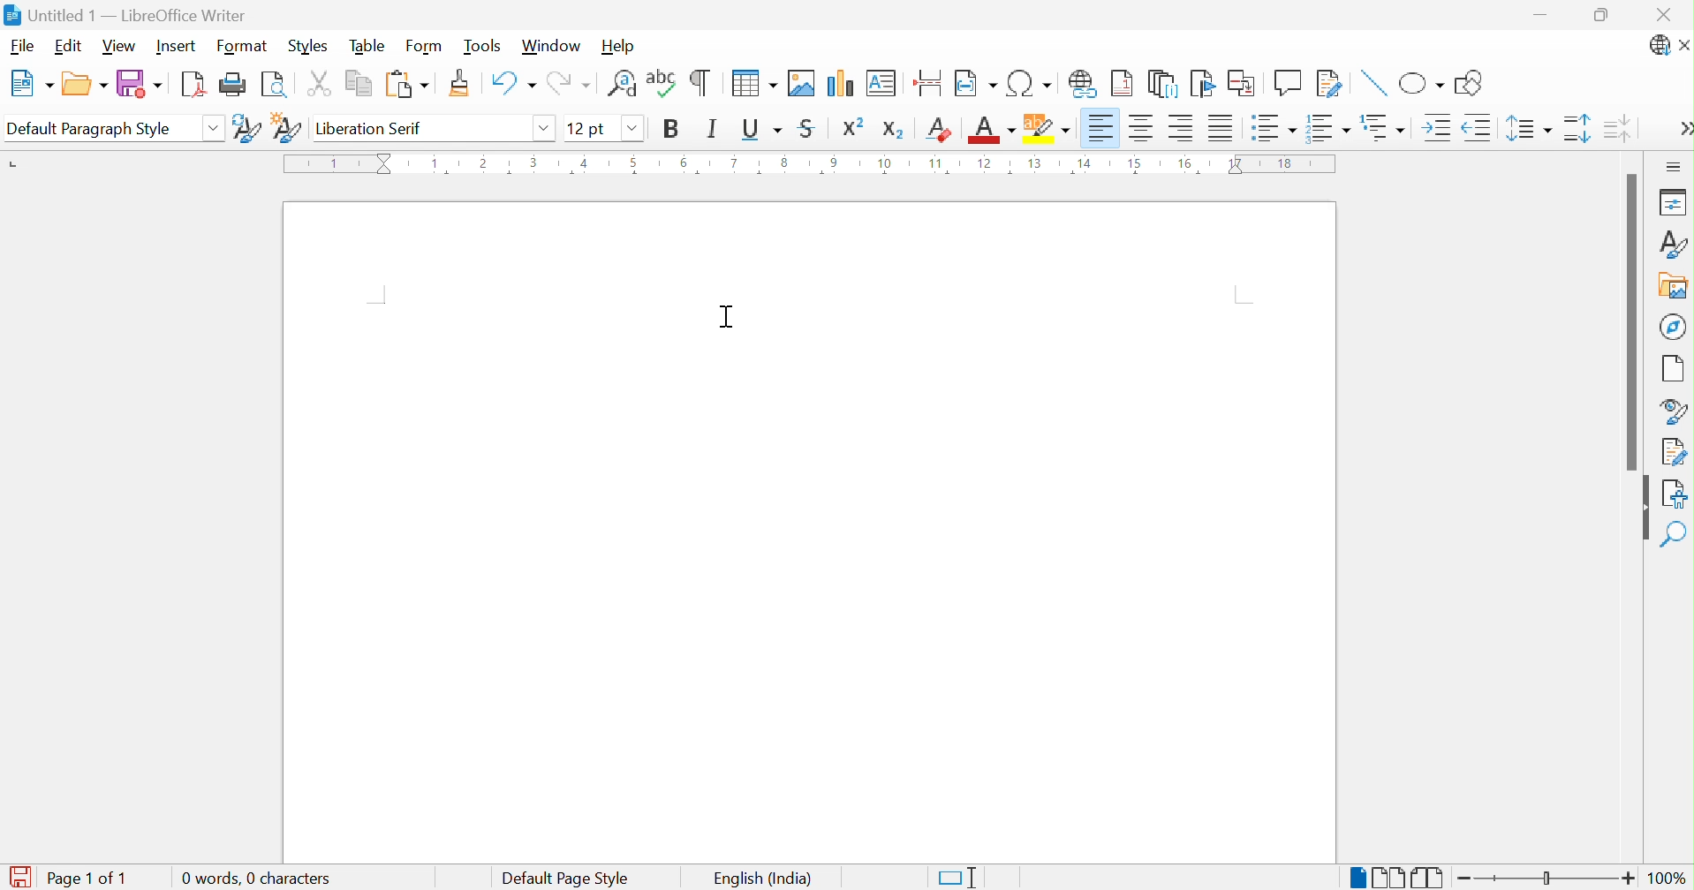 The image size is (1694, 890). What do you see at coordinates (1529, 128) in the screenshot?
I see `Set line spacing` at bounding box center [1529, 128].